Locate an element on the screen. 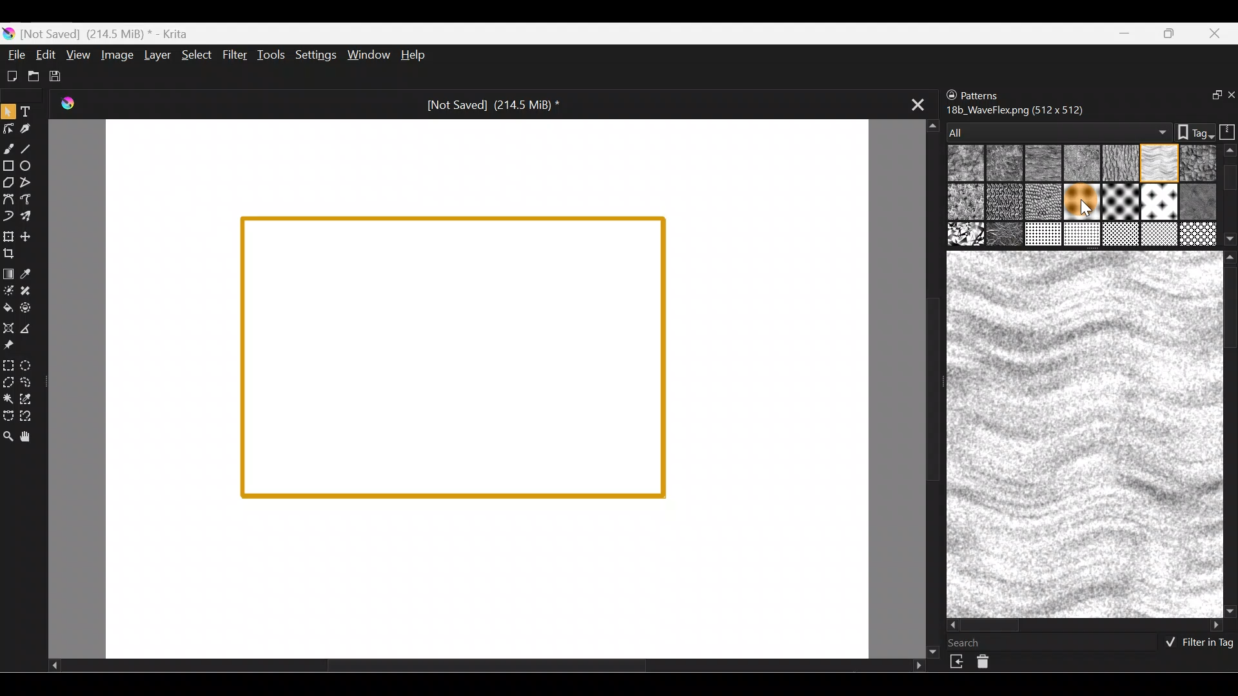 Image resolution: width=1238 pixels, height=696 pixels. Import resource is located at coordinates (958, 662).